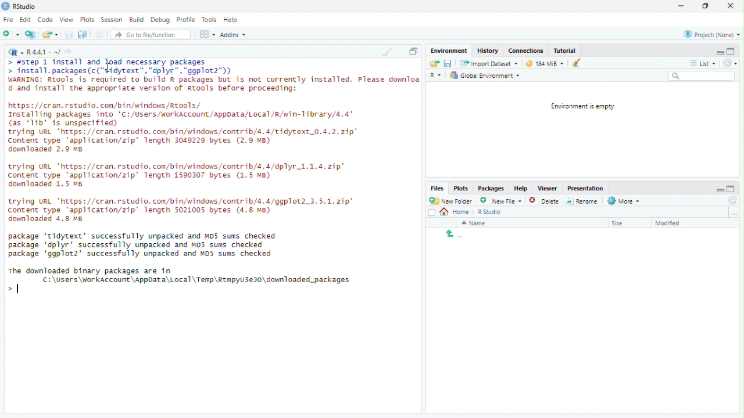 This screenshot has height=418, width=744. I want to click on Edit, so click(26, 20).